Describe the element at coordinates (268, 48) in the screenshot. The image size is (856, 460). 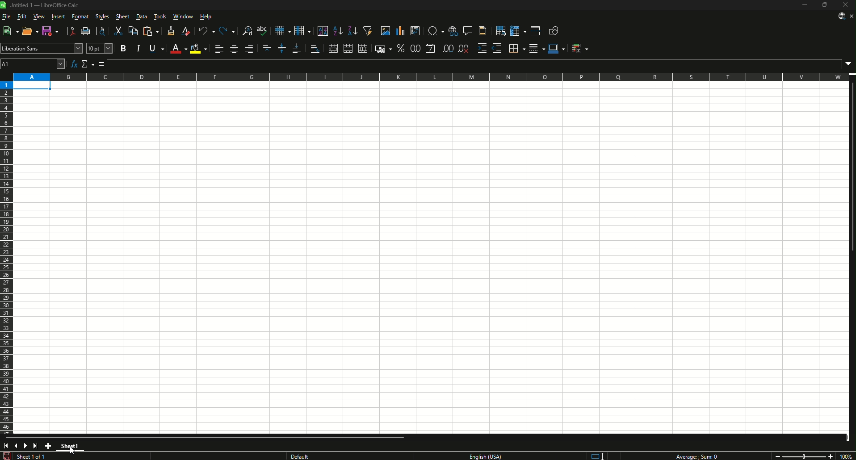
I see `Align Top` at that location.